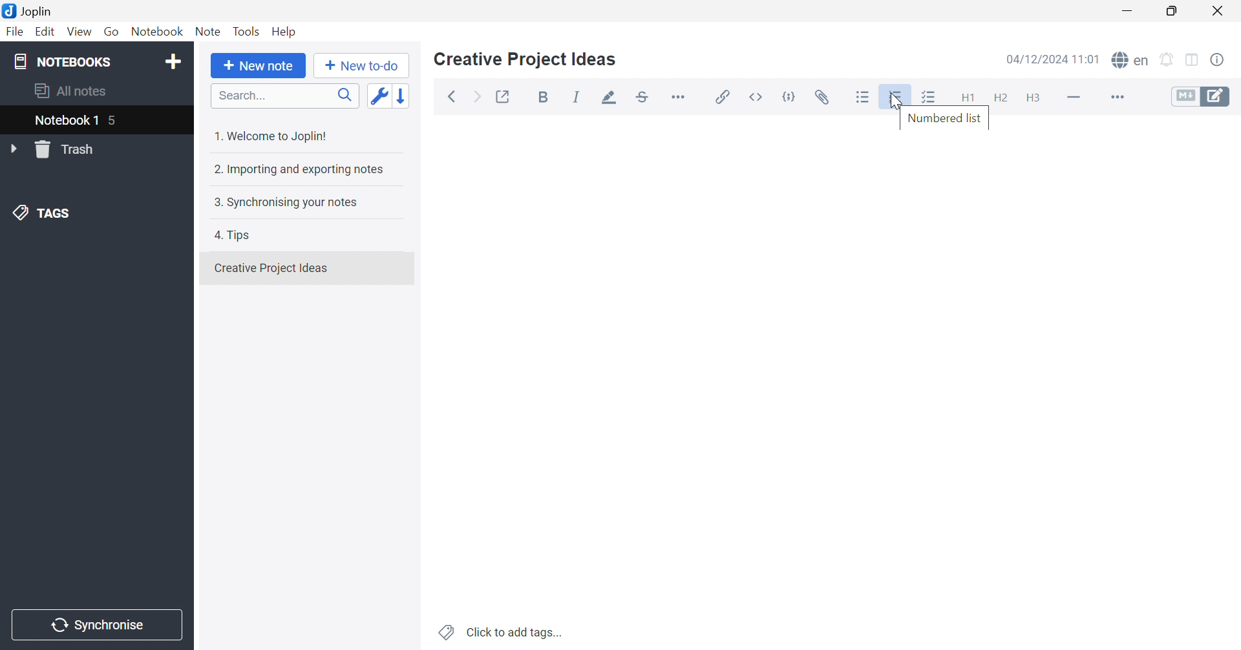  Describe the element at coordinates (78, 32) in the screenshot. I see `View` at that location.